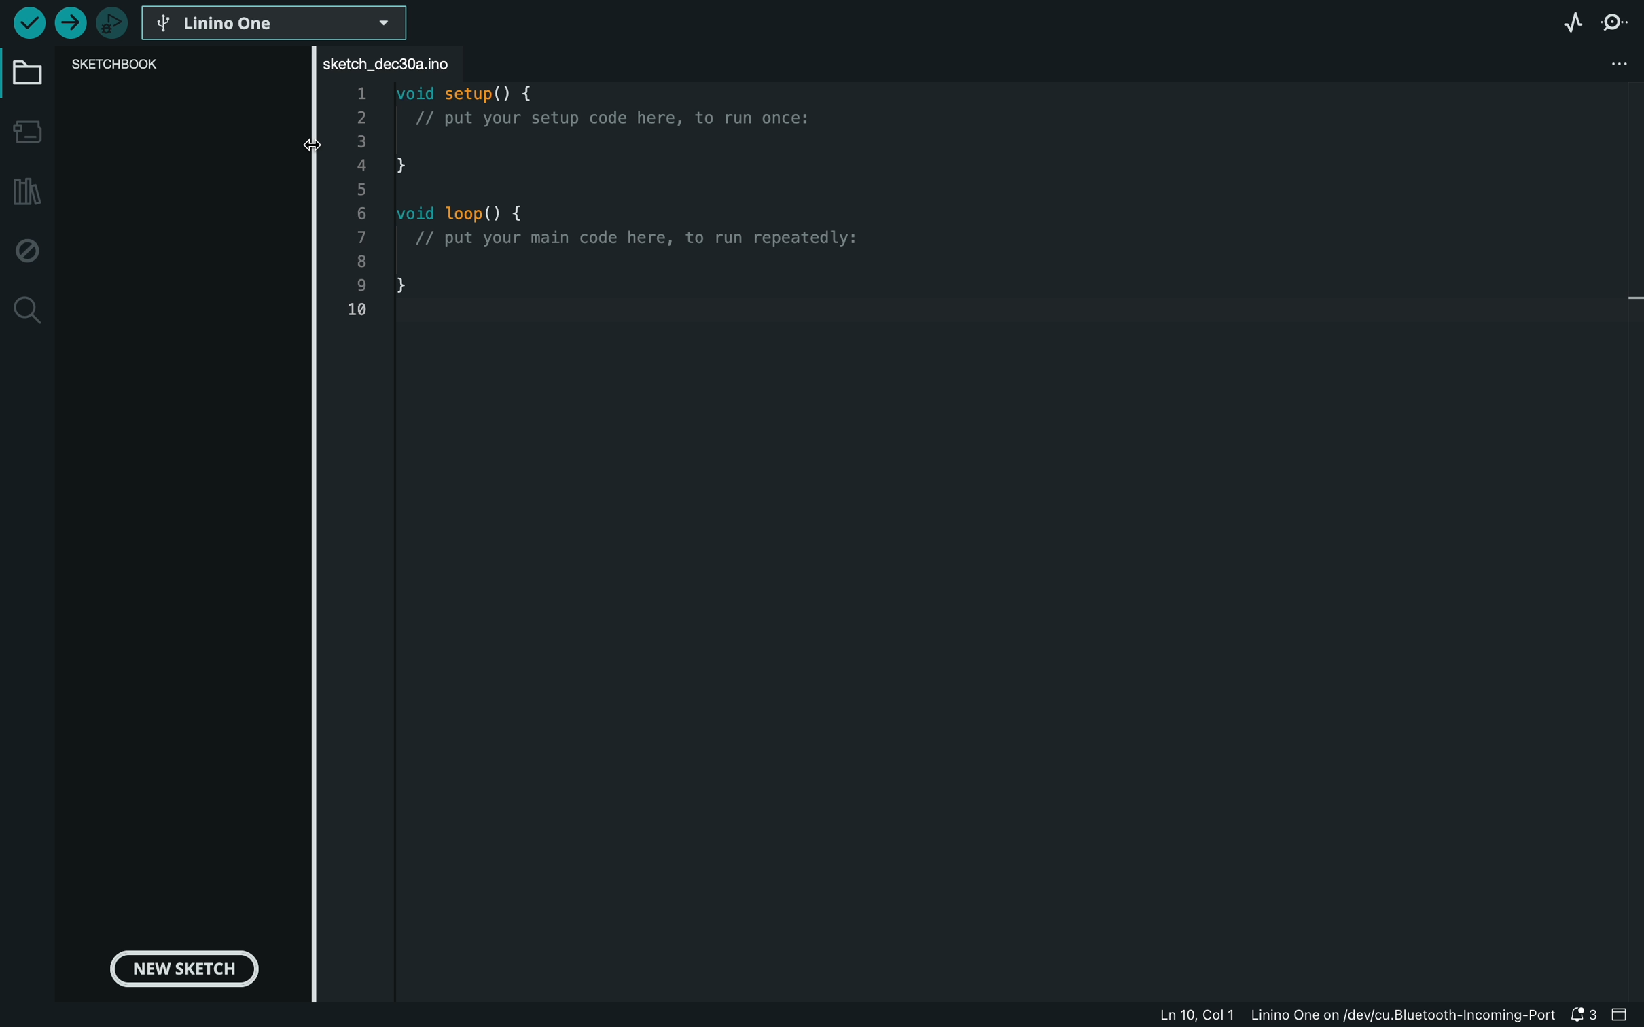 This screenshot has width=1644, height=1027. What do you see at coordinates (1622, 1015) in the screenshot?
I see `close bar` at bounding box center [1622, 1015].